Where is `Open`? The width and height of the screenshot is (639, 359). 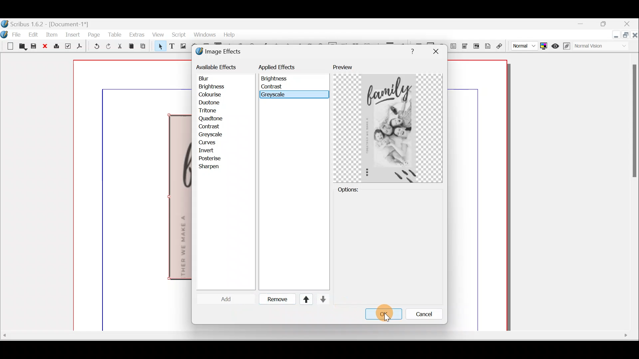
Open is located at coordinates (21, 47).